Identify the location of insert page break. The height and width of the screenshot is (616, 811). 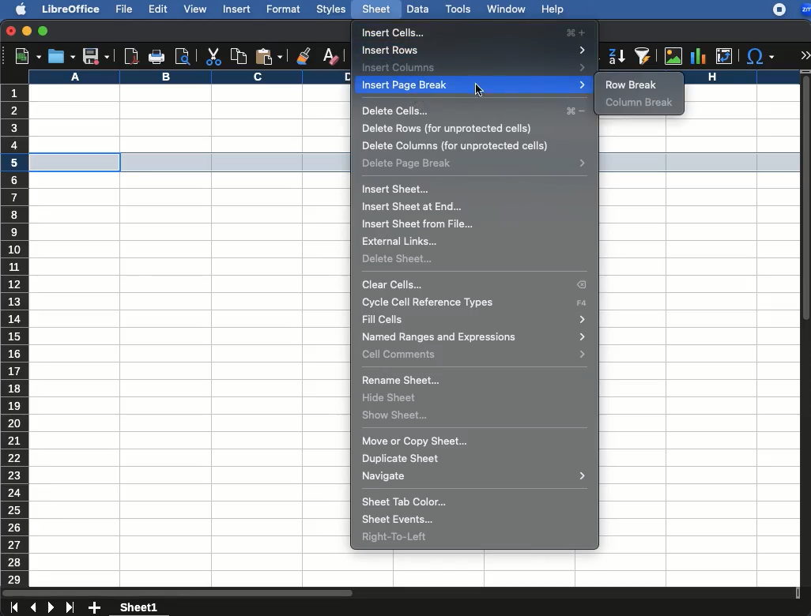
(413, 87).